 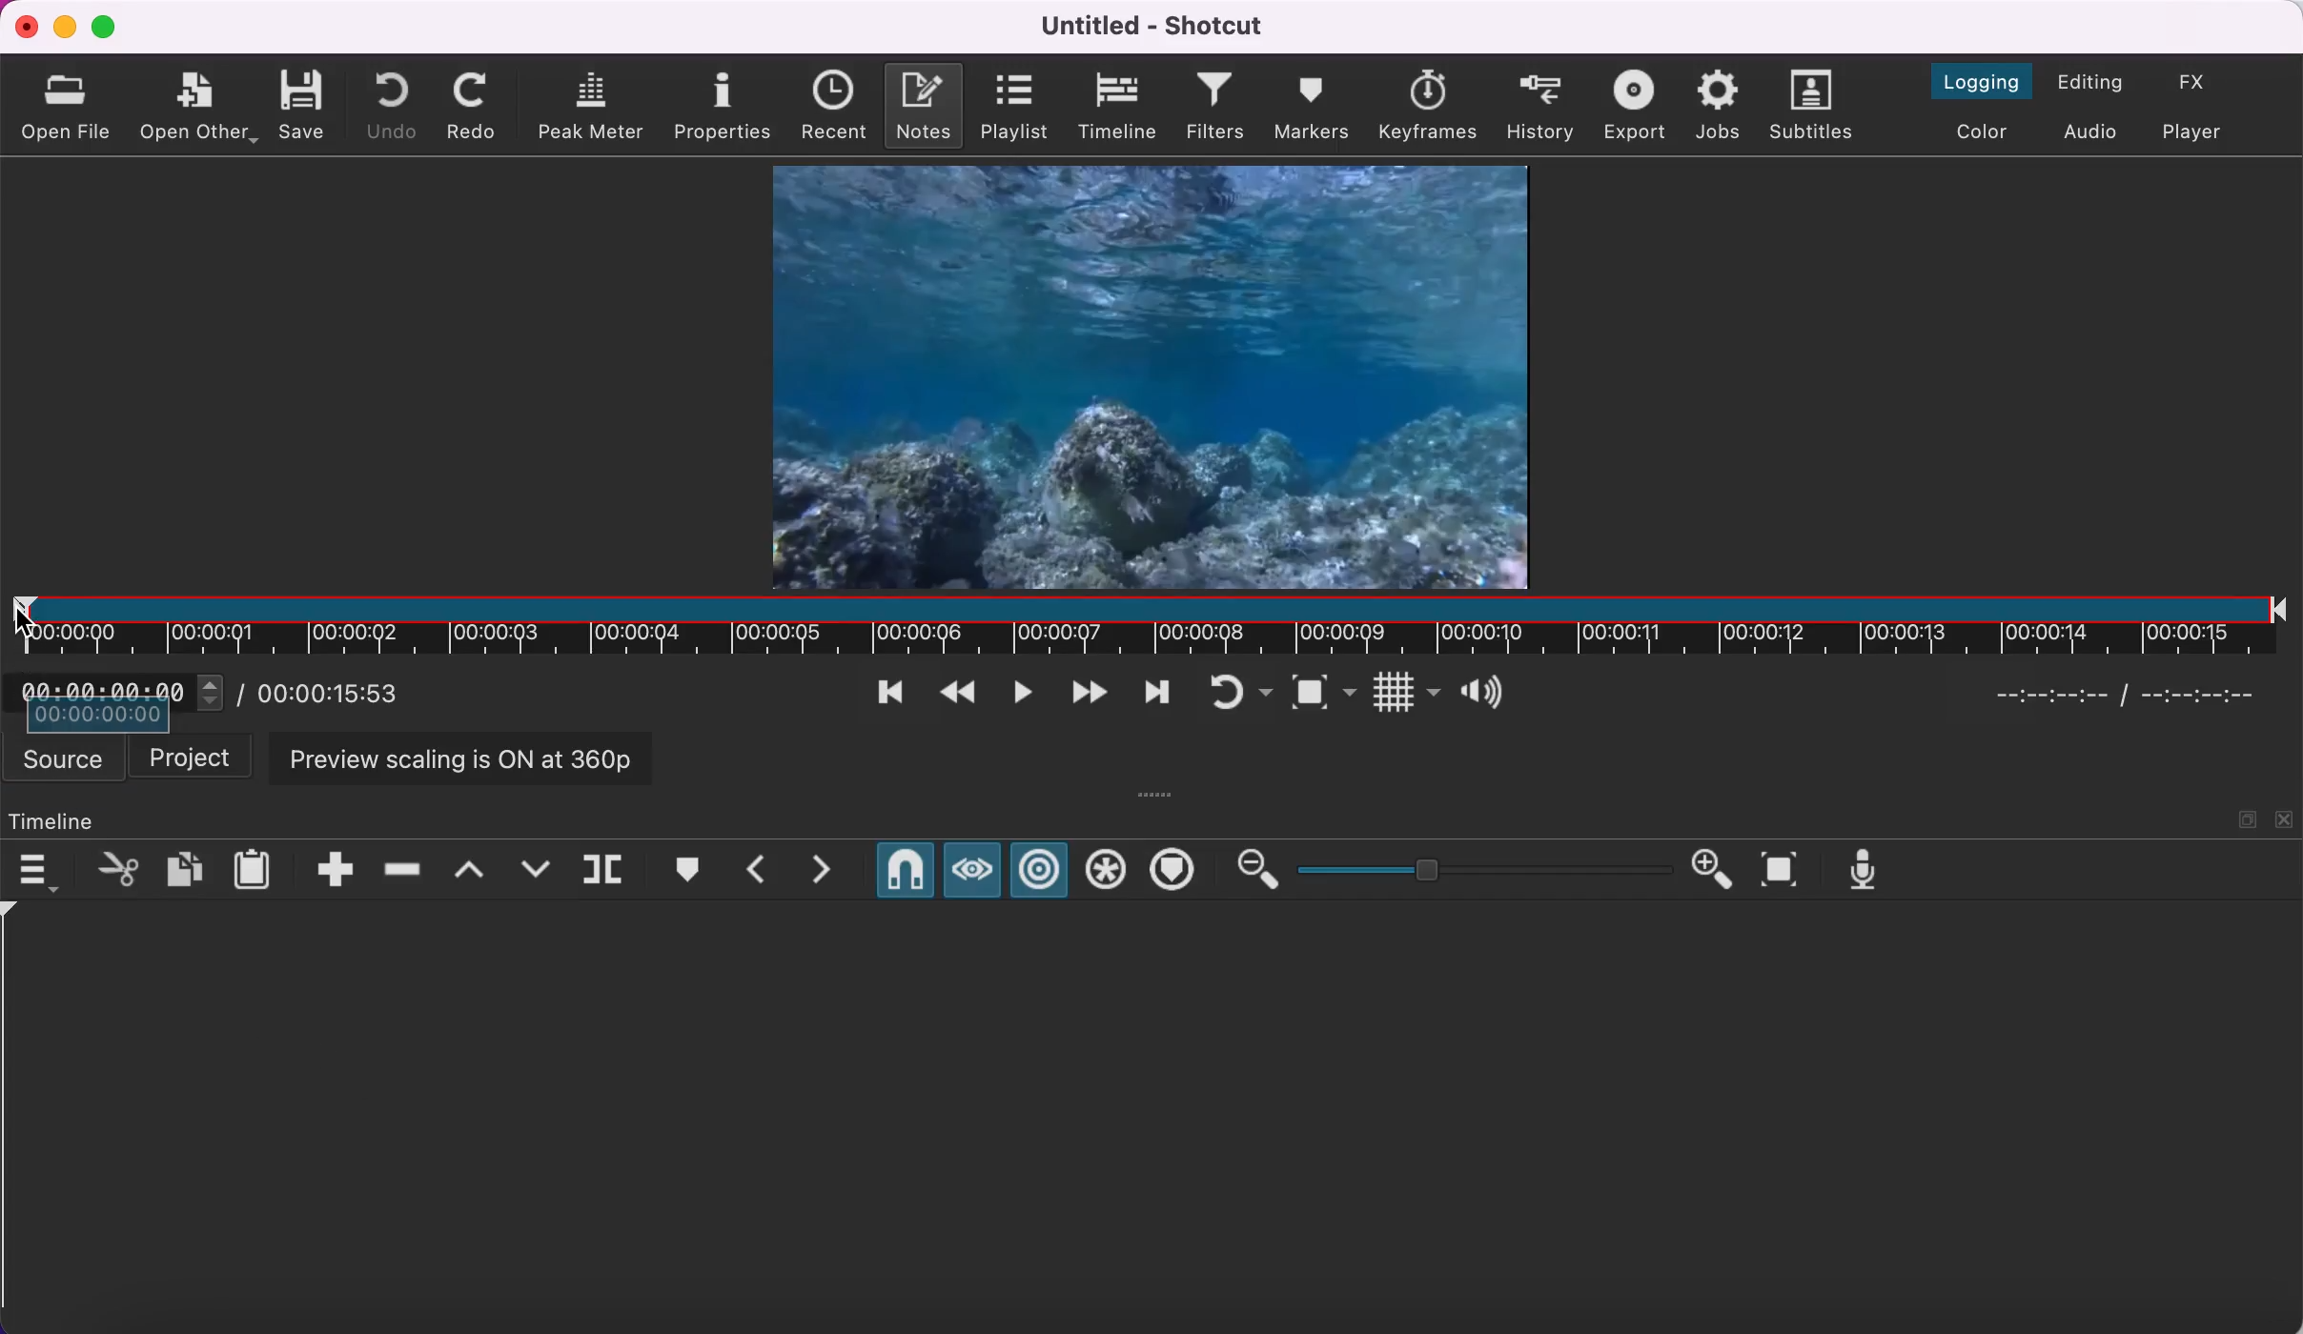 What do you see at coordinates (62, 758) in the screenshot?
I see `source` at bounding box center [62, 758].